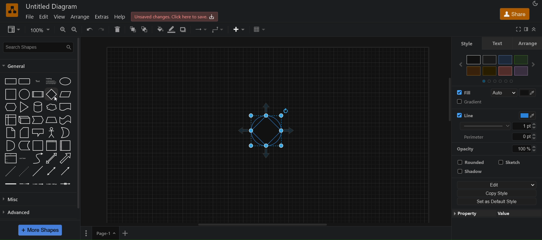 This screenshot has width=542, height=240. What do you see at coordinates (24, 120) in the screenshot?
I see `cube` at bounding box center [24, 120].